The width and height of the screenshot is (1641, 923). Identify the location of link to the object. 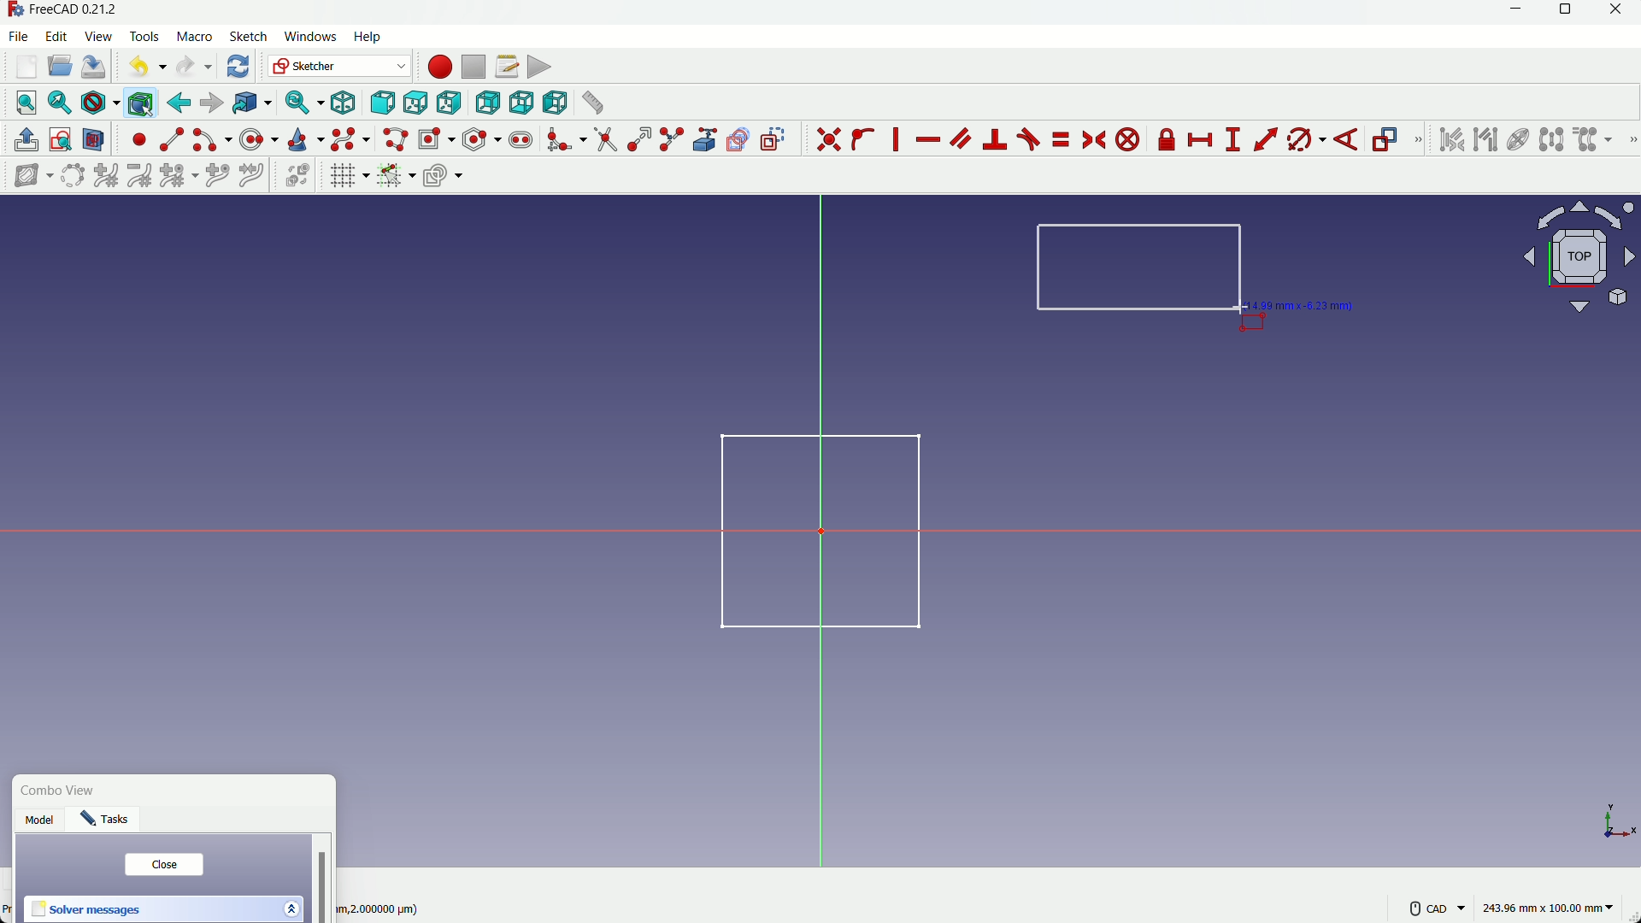
(250, 104).